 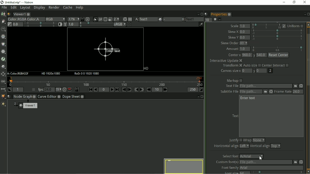 What do you see at coordinates (35, 19) in the screenshot?
I see `Color.A` at bounding box center [35, 19].